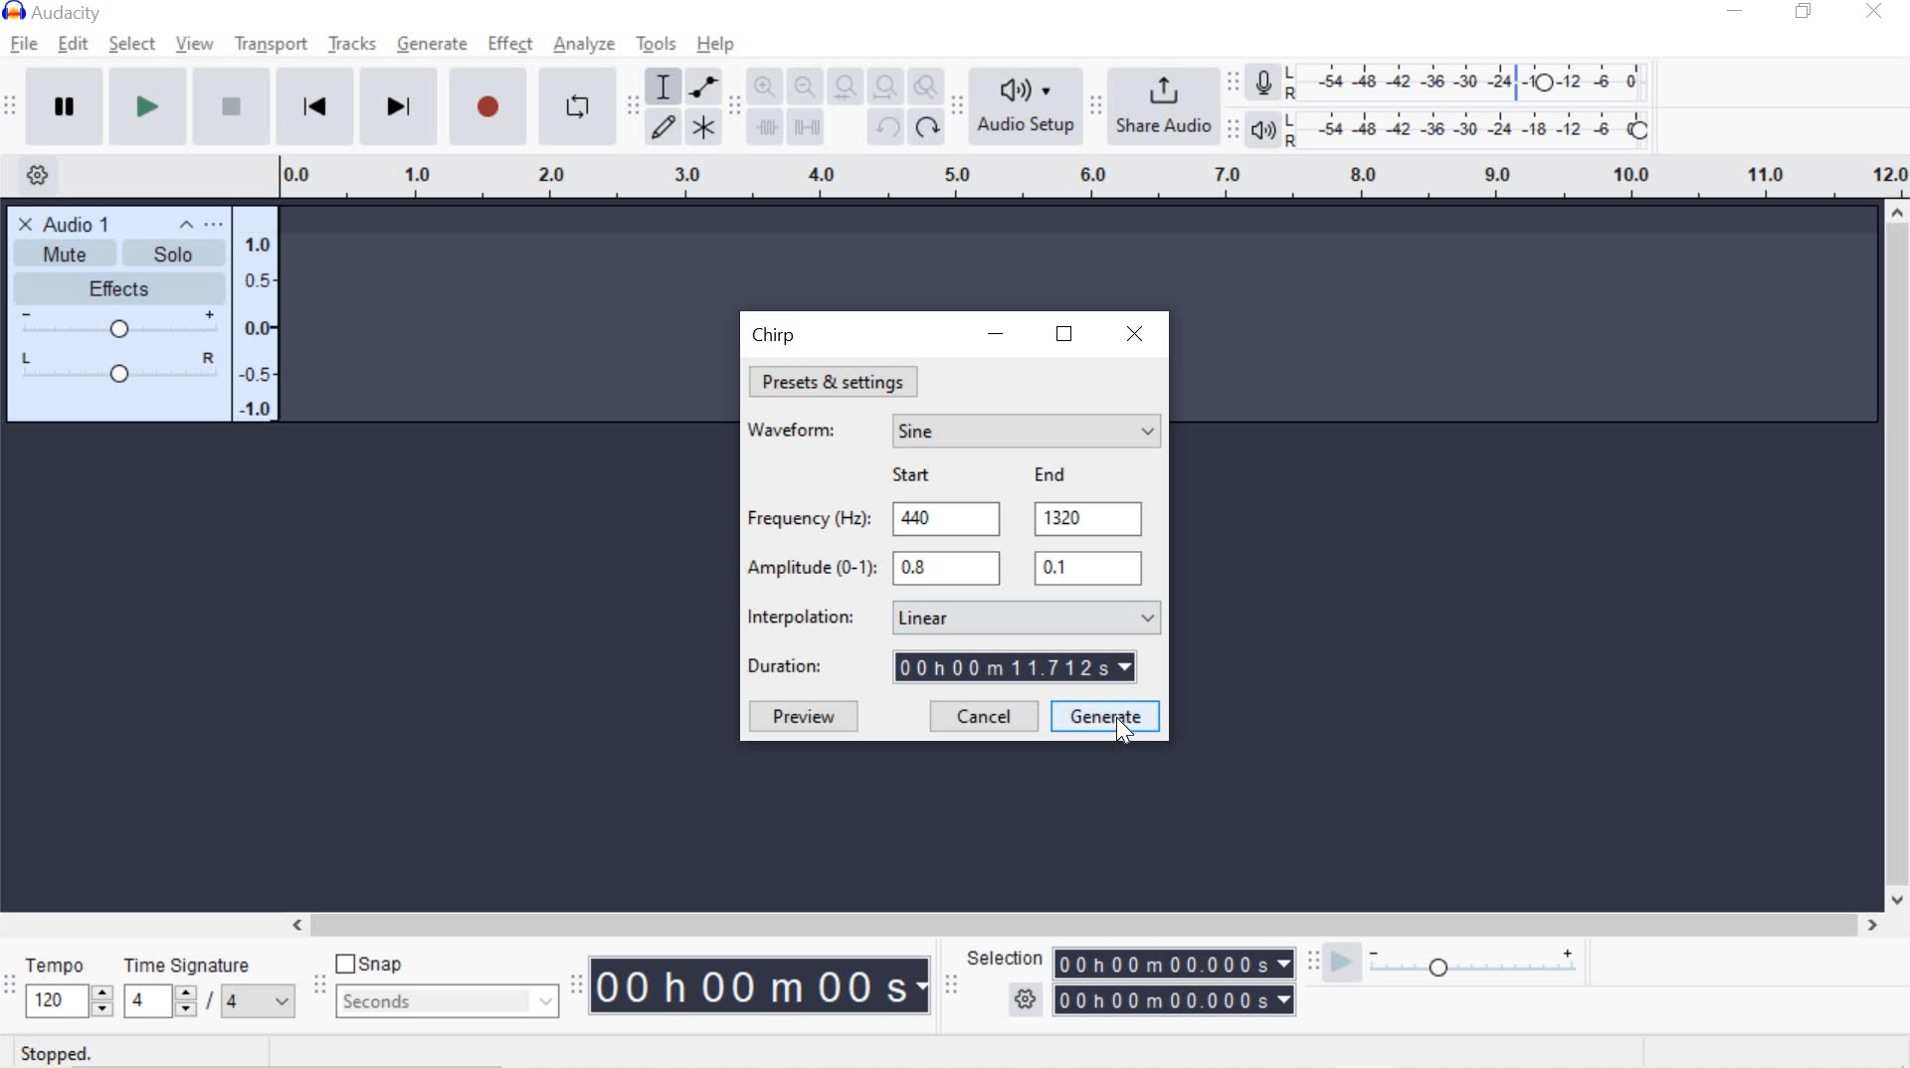 This screenshot has height=1068, width=1910. Describe the element at coordinates (1136, 335) in the screenshot. I see `close` at that location.